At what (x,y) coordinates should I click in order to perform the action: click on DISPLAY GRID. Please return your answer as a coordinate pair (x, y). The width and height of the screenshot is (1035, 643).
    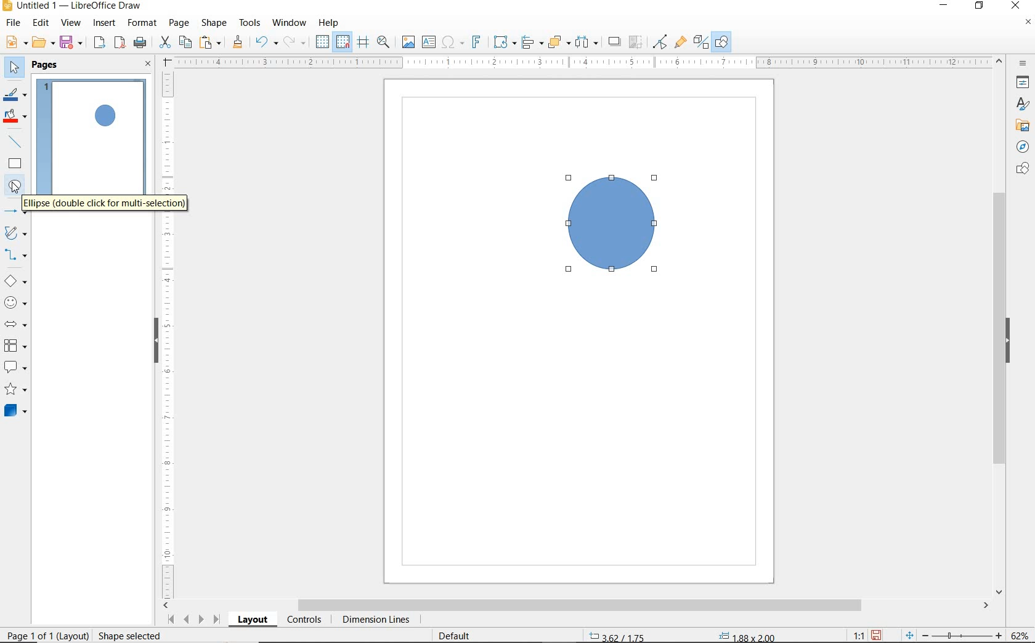
    Looking at the image, I should click on (323, 42).